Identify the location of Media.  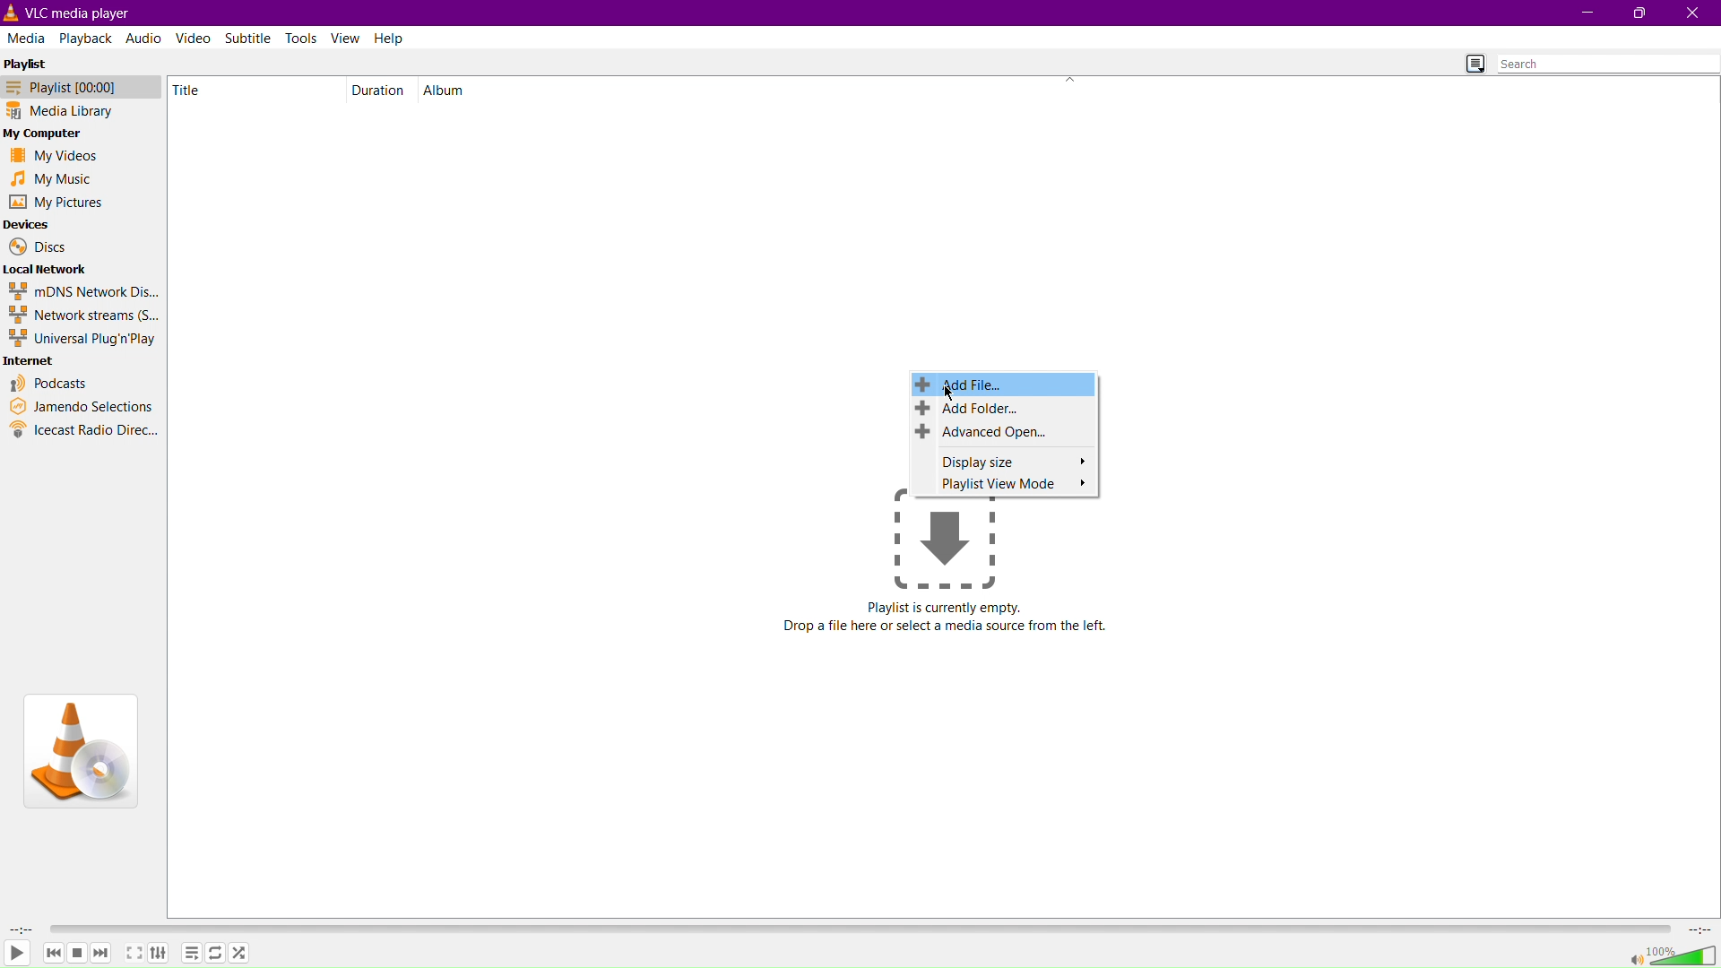
(27, 37).